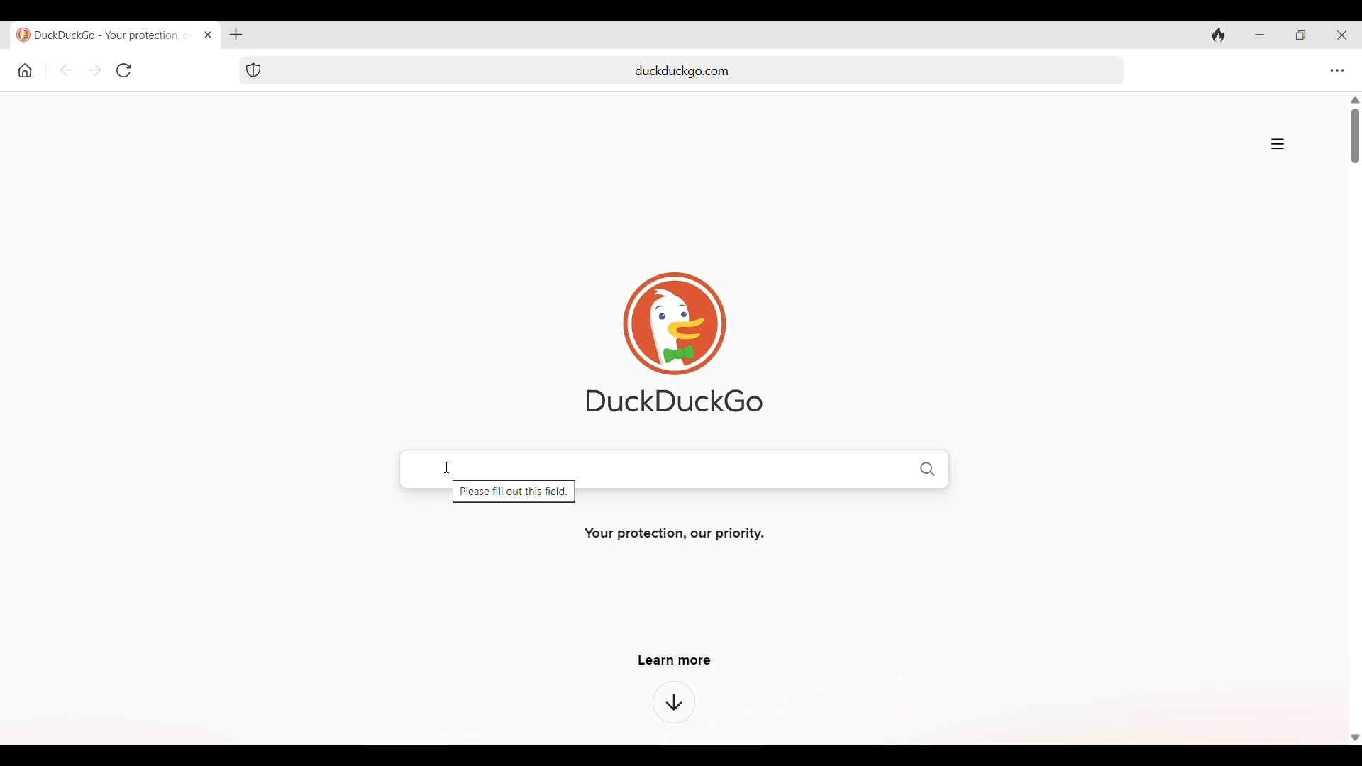 The width and height of the screenshot is (1362, 766). What do you see at coordinates (237, 35) in the screenshot?
I see `Add new tab` at bounding box center [237, 35].